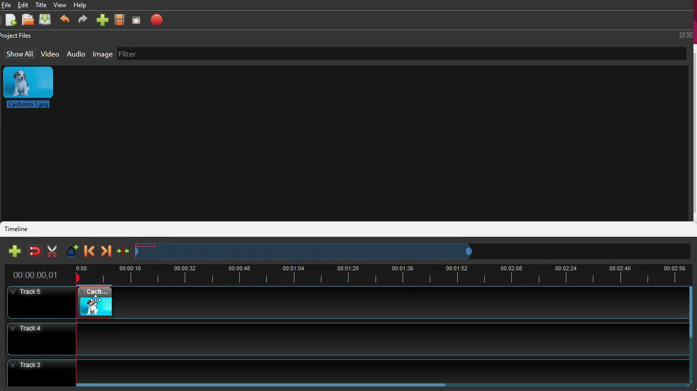 This screenshot has width=697, height=391. I want to click on forward, so click(83, 20).